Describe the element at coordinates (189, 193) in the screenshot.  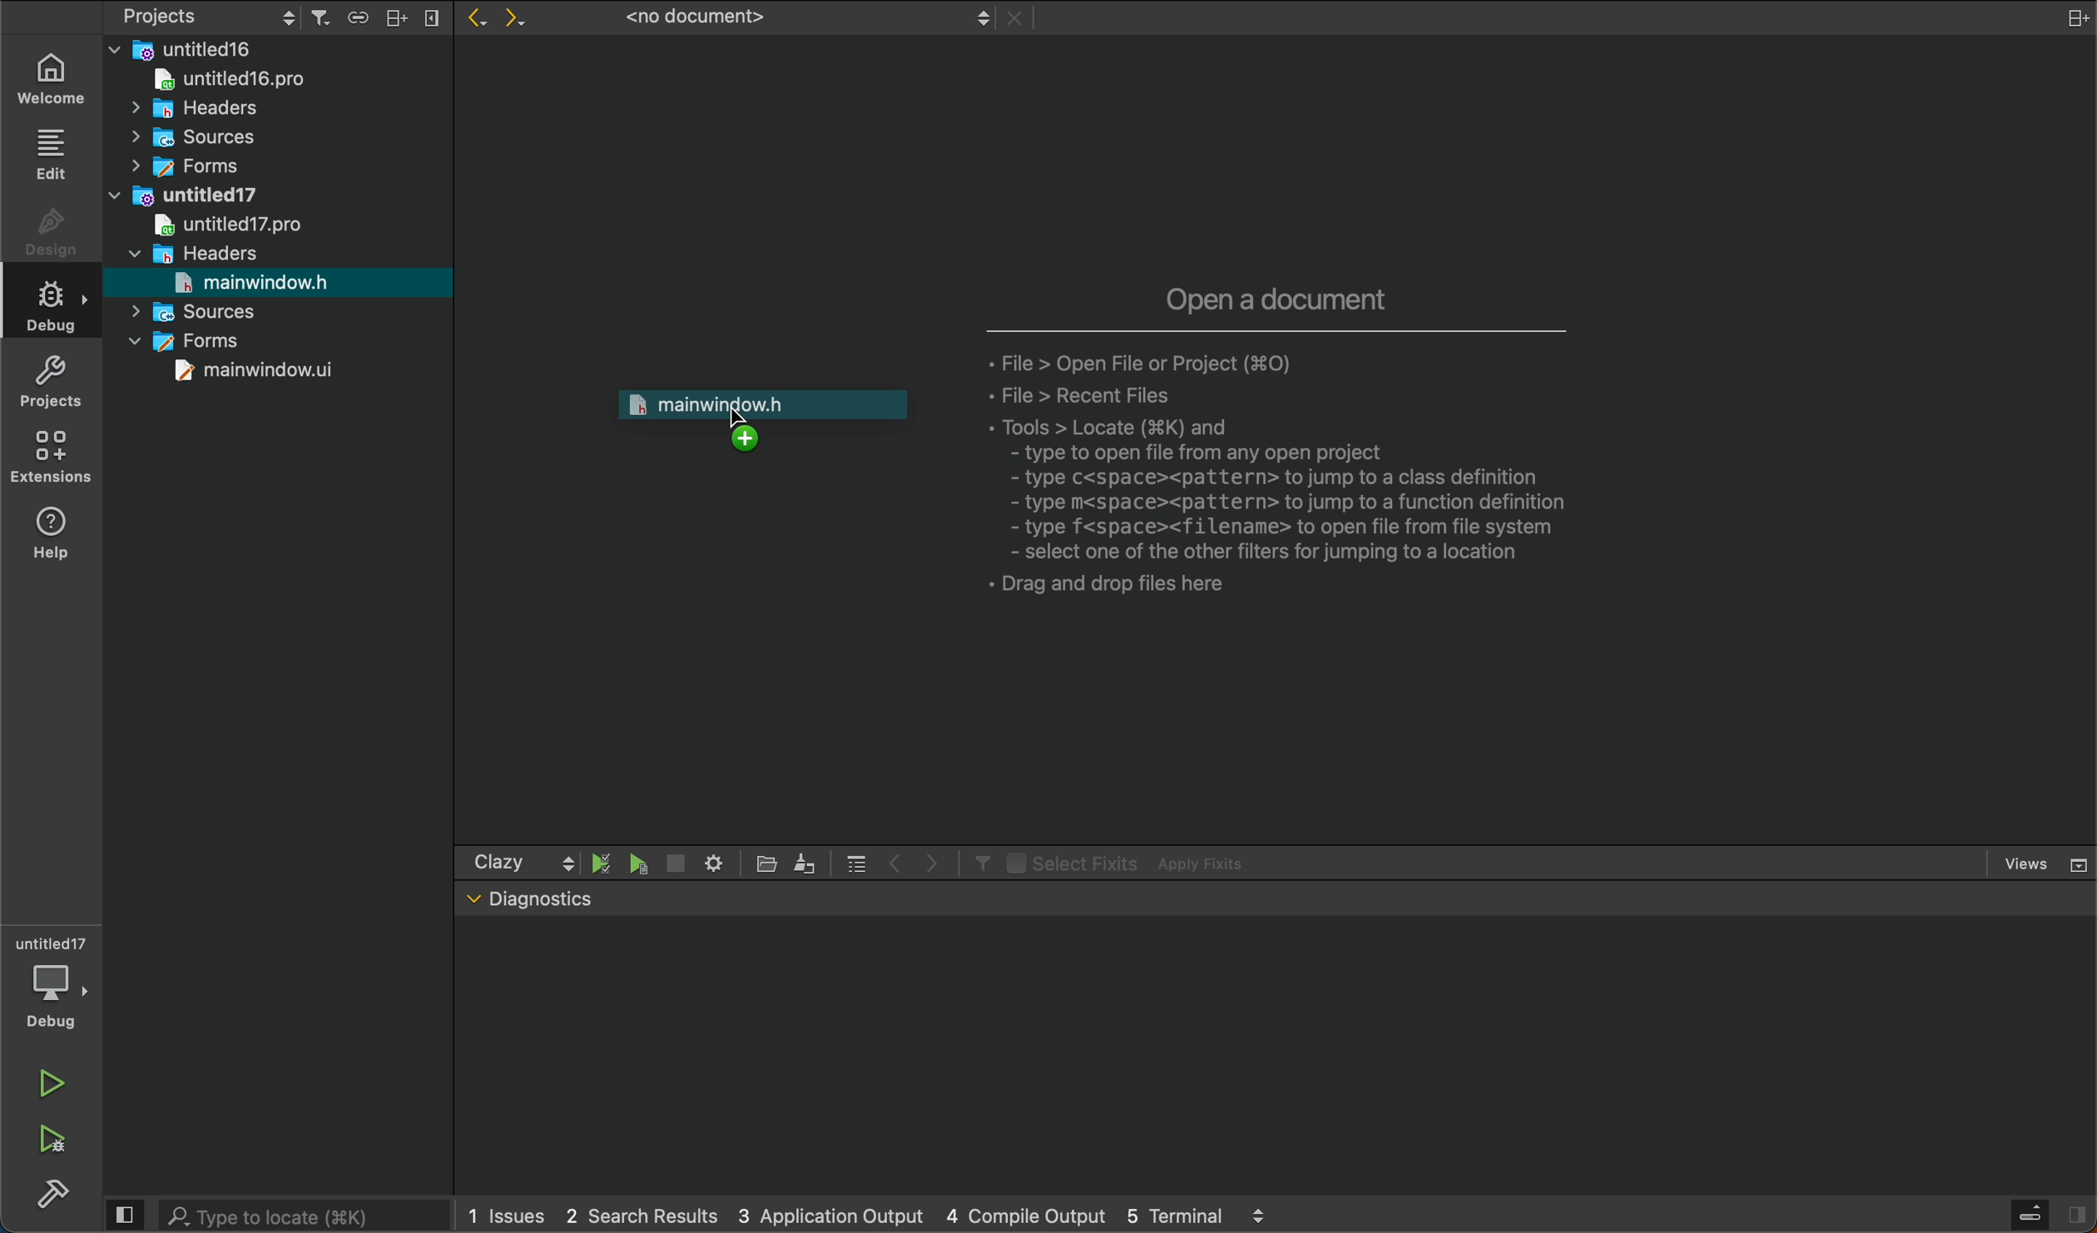
I see `untitled17` at that location.